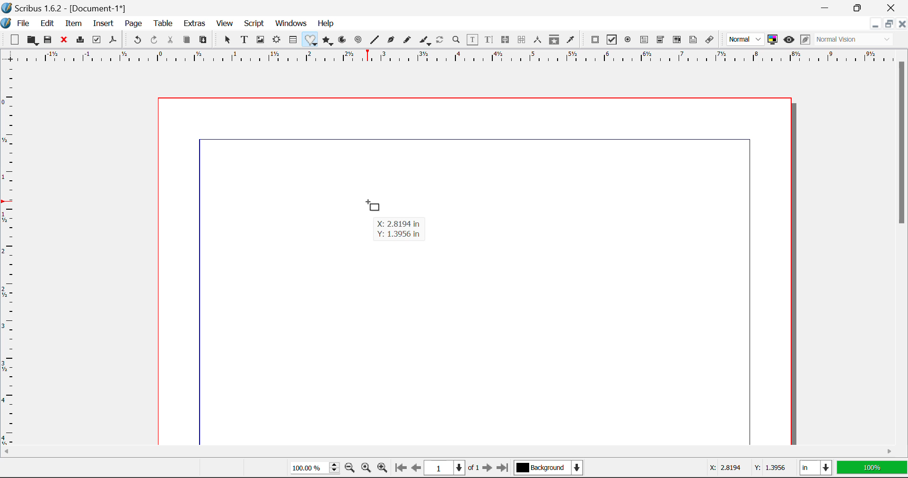 The height and width of the screenshot is (478, 908). Describe the element at coordinates (595, 40) in the screenshot. I see `Pdf Push Button` at that location.